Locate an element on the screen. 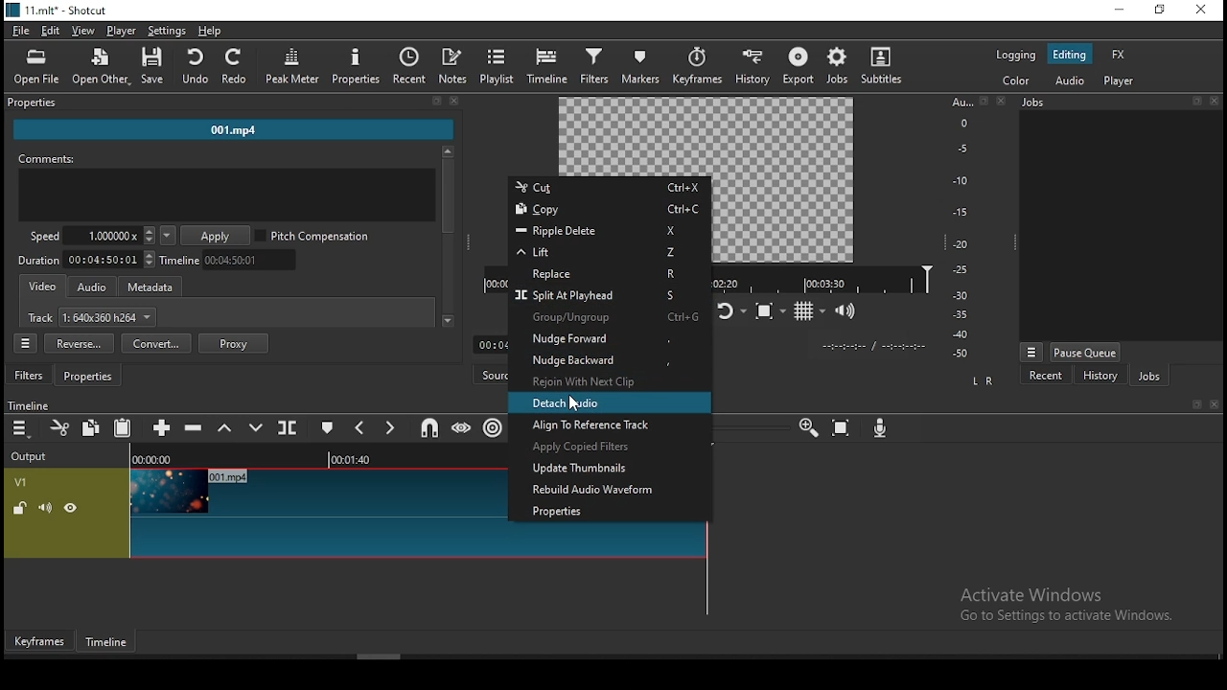 The width and height of the screenshot is (1227, 690). cut is located at coordinates (609, 186).